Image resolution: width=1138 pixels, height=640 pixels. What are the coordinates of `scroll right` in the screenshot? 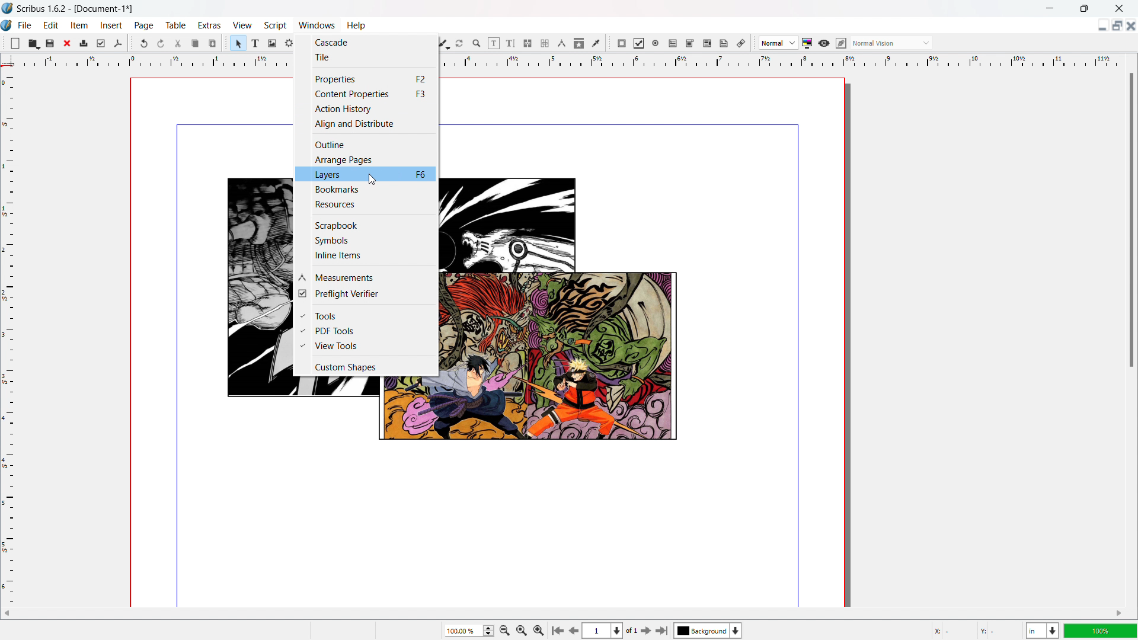 It's located at (1118, 614).